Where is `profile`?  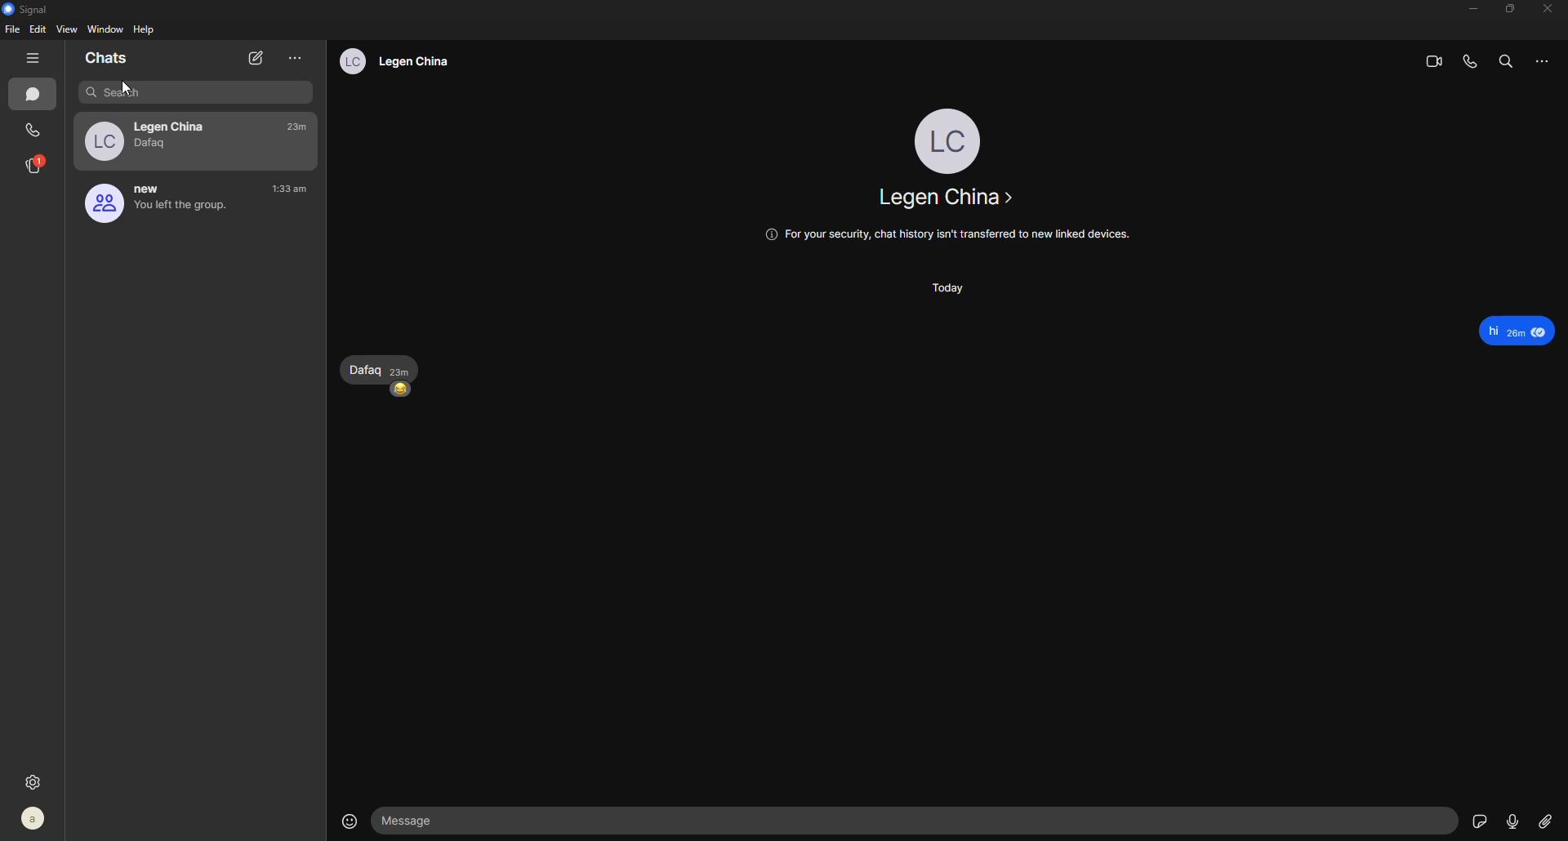 profile is located at coordinates (35, 820).